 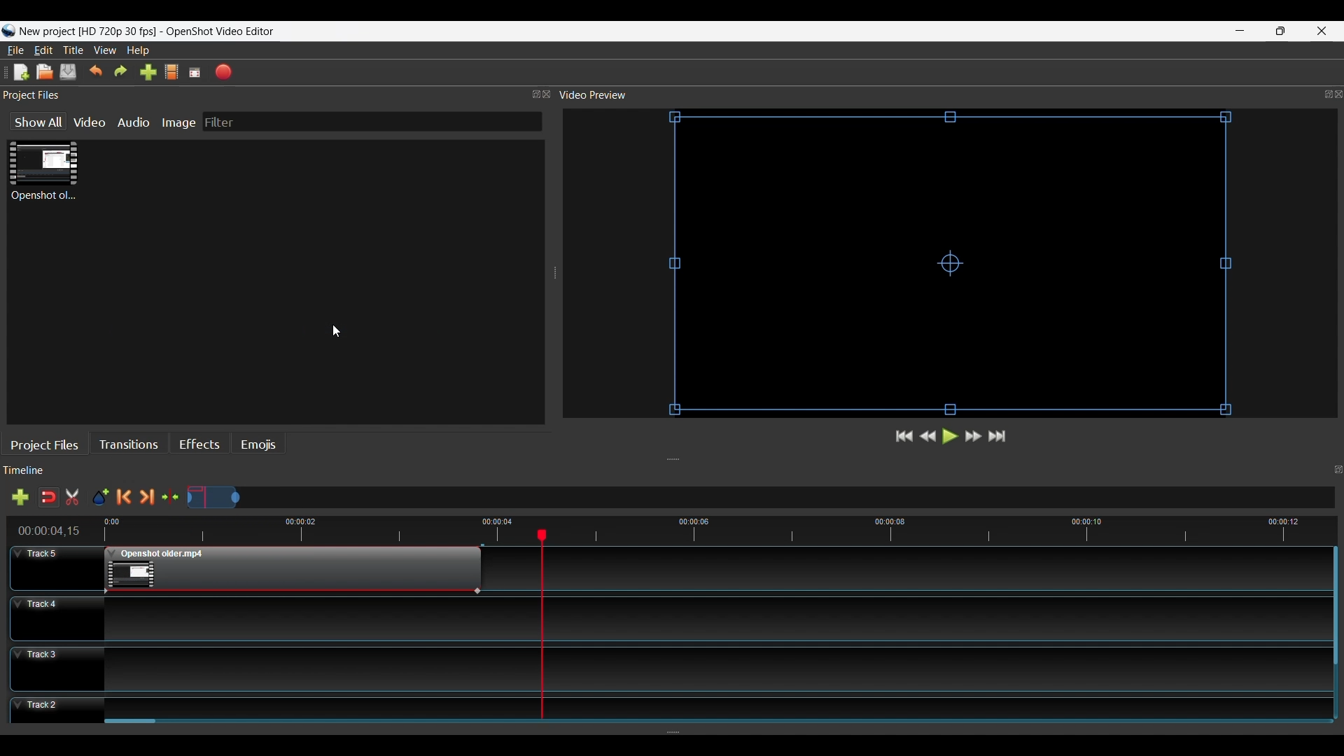 What do you see at coordinates (8, 31) in the screenshot?
I see `Openshot Desktop icon` at bounding box center [8, 31].